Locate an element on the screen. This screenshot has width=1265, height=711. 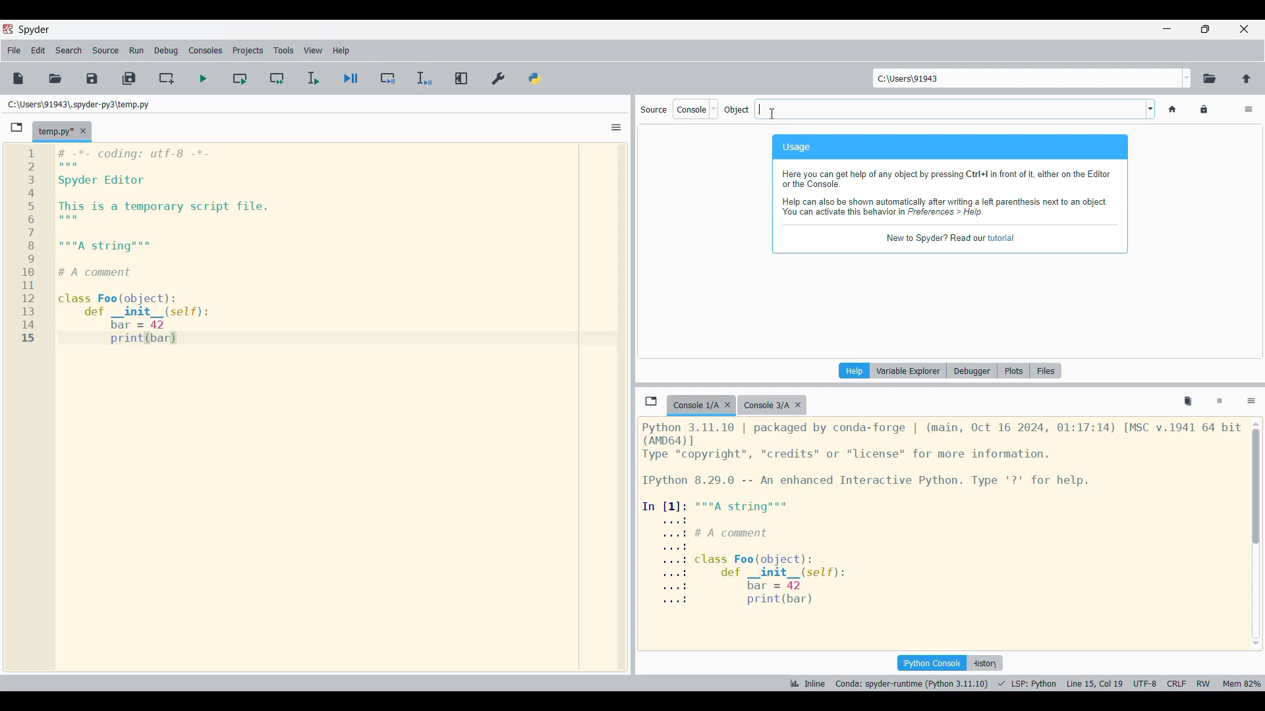
Options  is located at coordinates (616, 128).